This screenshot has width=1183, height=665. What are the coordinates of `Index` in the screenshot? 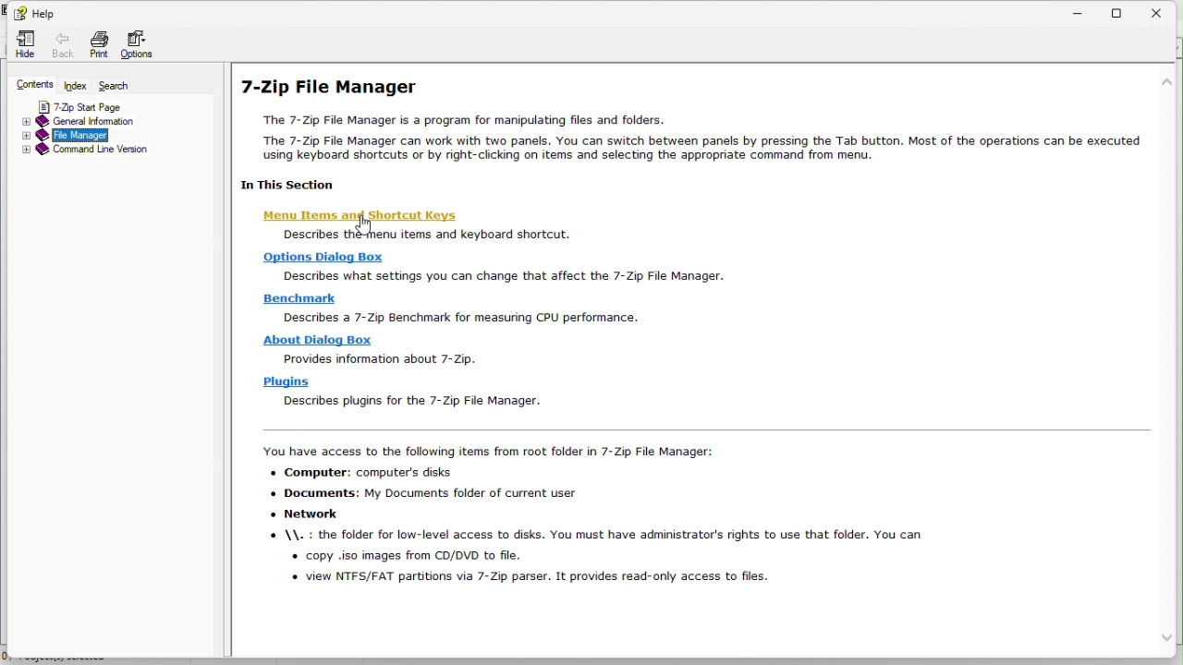 It's located at (77, 84).